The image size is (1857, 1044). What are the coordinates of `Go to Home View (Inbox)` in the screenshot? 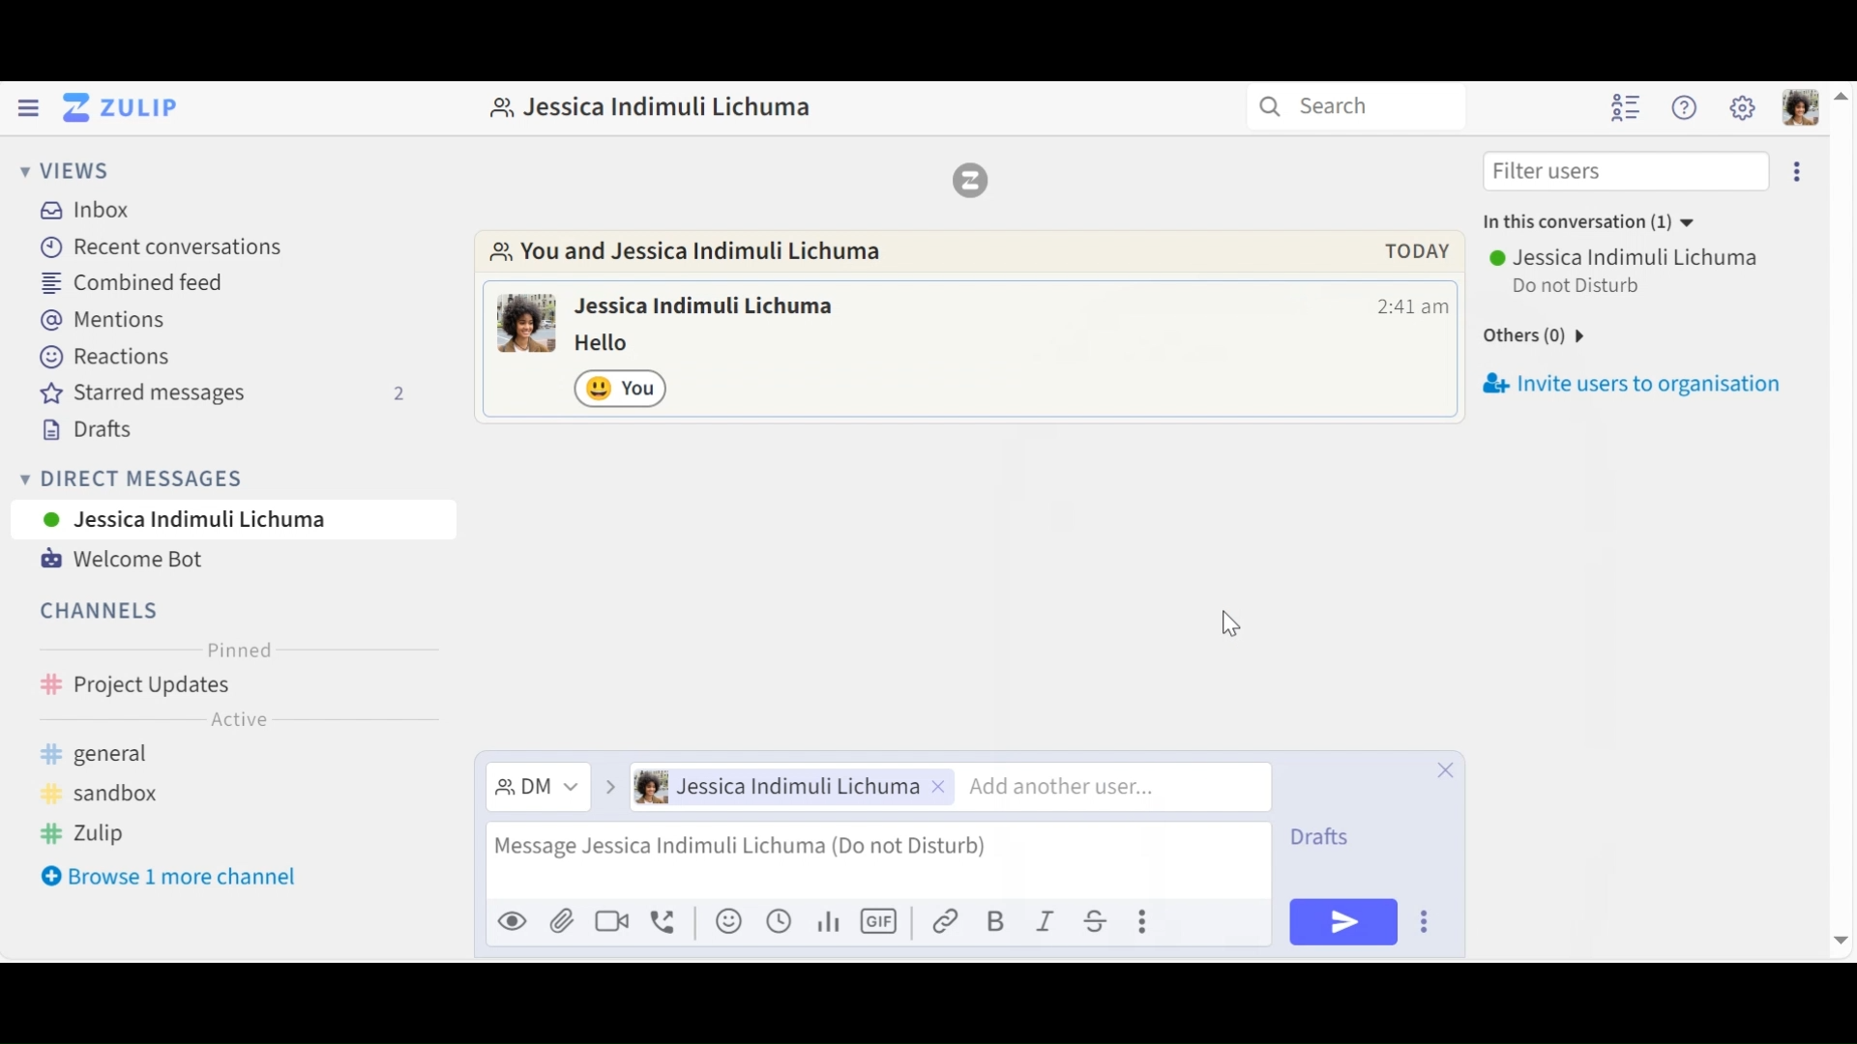 It's located at (118, 108).